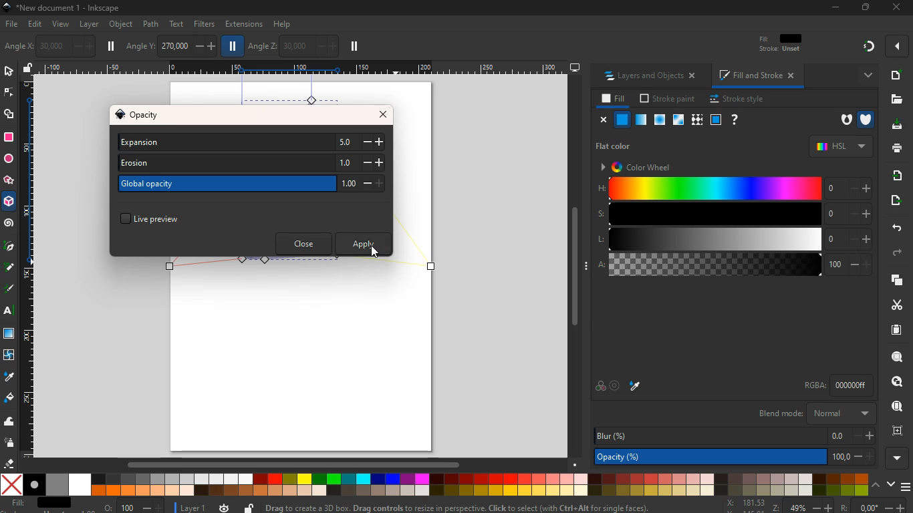 This screenshot has width=913, height=513. What do you see at coordinates (895, 8) in the screenshot?
I see `close` at bounding box center [895, 8].